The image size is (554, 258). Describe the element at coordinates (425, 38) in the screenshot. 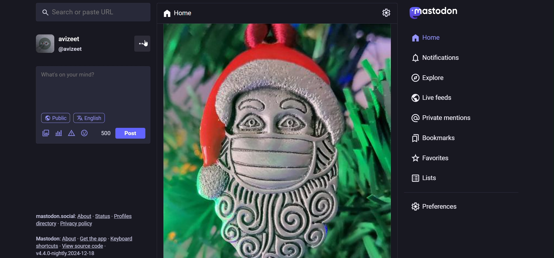

I see `home` at that location.